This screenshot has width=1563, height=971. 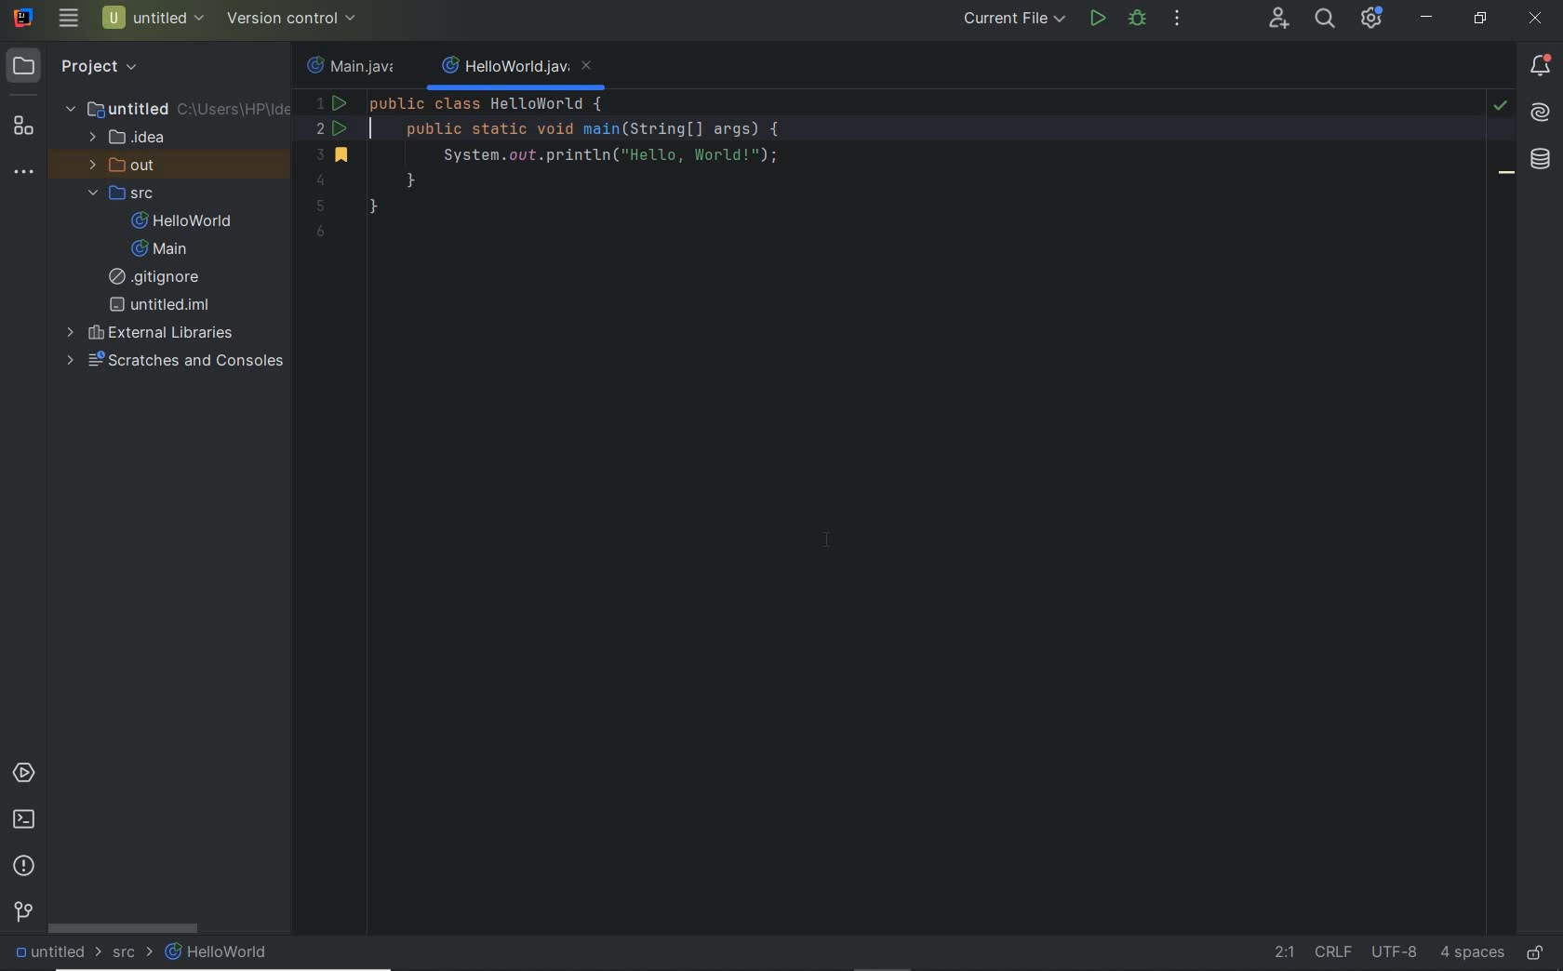 What do you see at coordinates (22, 172) in the screenshot?
I see `more tool windows` at bounding box center [22, 172].